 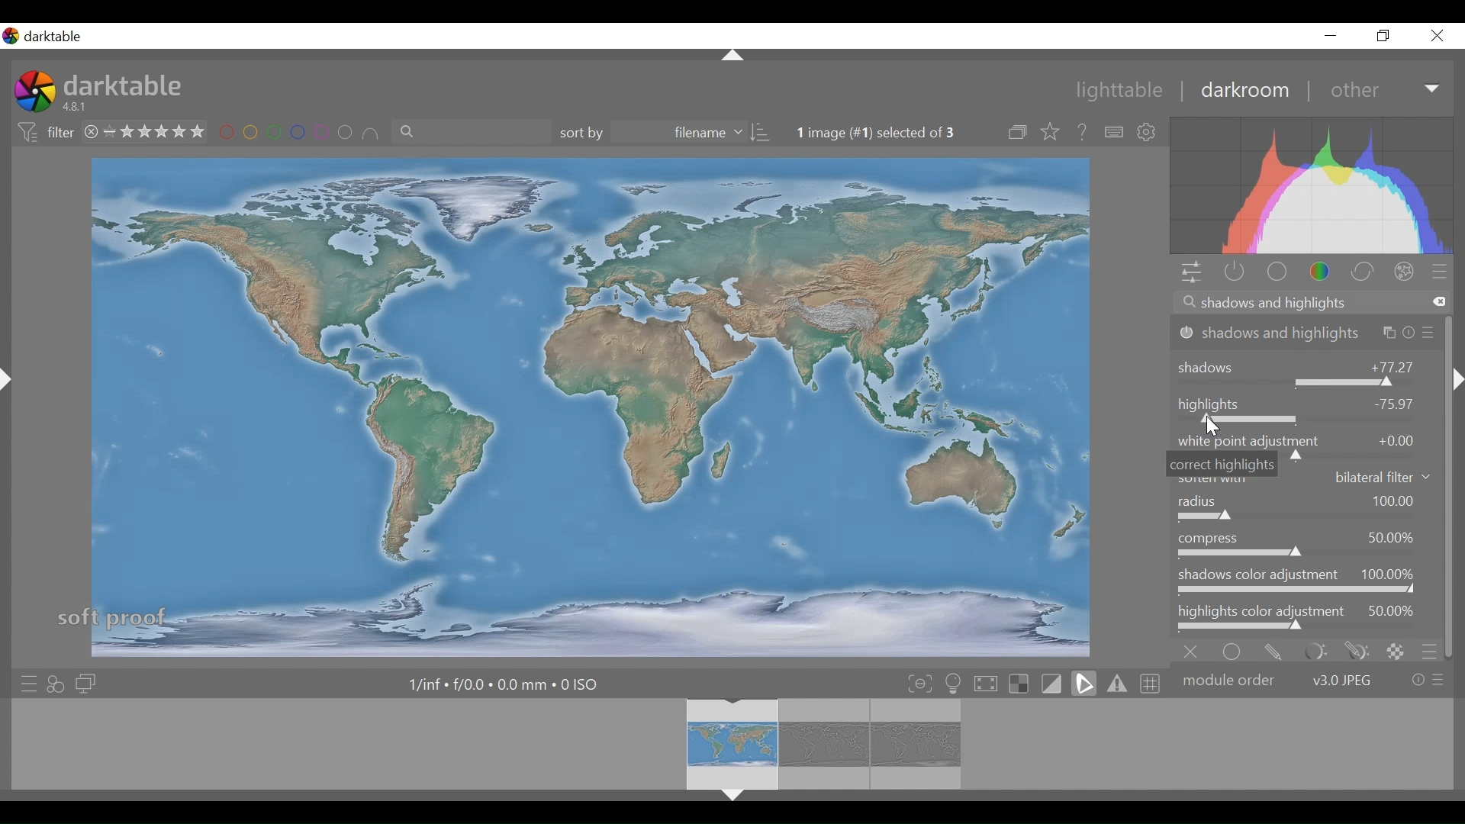 What do you see at coordinates (1148, 683) in the screenshot?
I see `toggle guidelines` at bounding box center [1148, 683].